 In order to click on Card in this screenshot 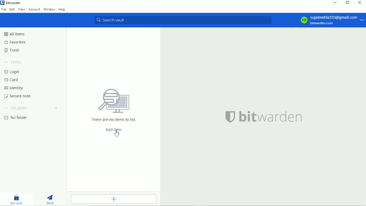, I will do `click(12, 80)`.